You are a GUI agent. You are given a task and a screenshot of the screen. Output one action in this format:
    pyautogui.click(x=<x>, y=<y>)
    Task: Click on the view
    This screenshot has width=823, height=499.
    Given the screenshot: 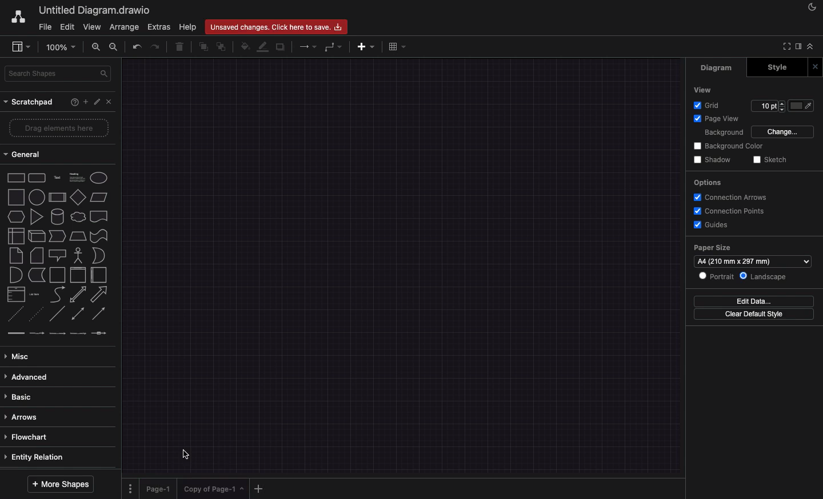 What is the action you would take?
    pyautogui.click(x=701, y=91)
    